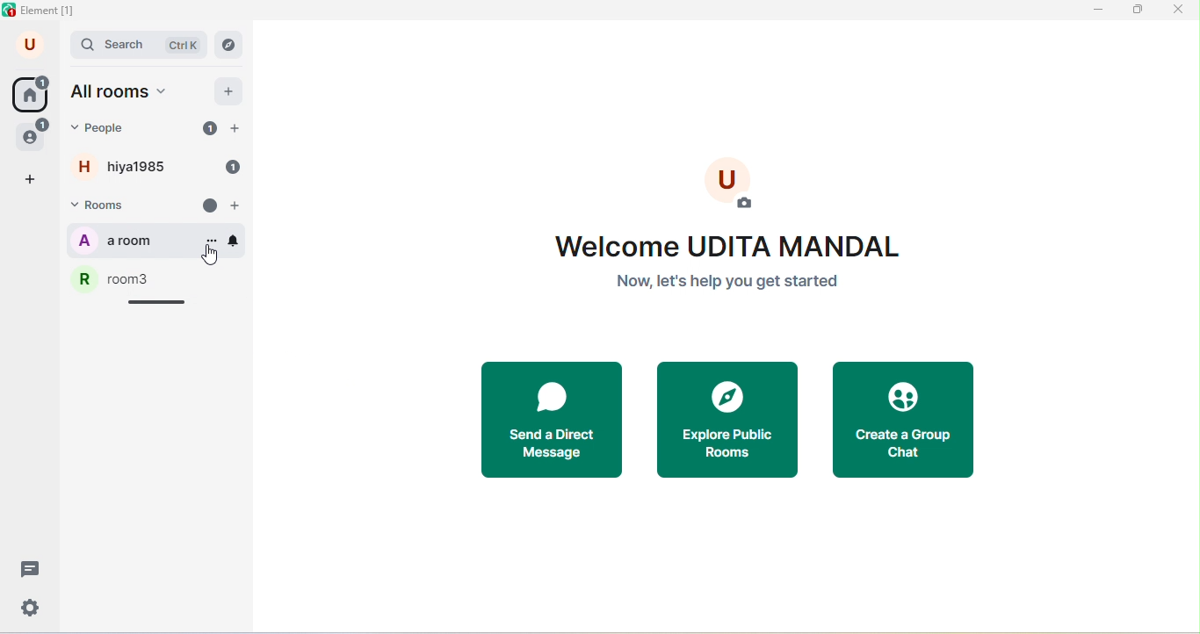  What do you see at coordinates (733, 266) in the screenshot?
I see `welcome text` at bounding box center [733, 266].